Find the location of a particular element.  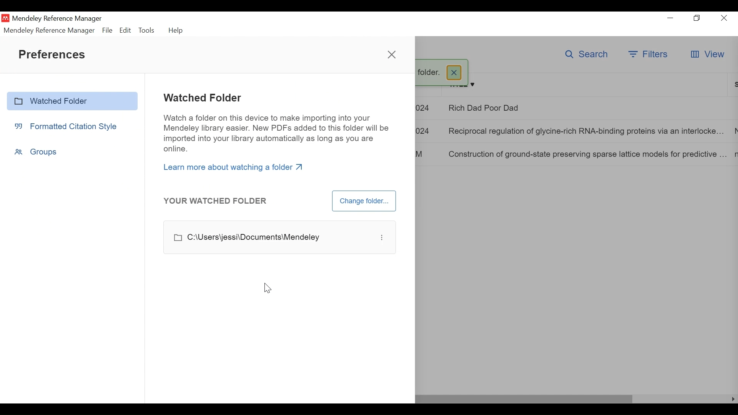

minimize is located at coordinates (671, 17).